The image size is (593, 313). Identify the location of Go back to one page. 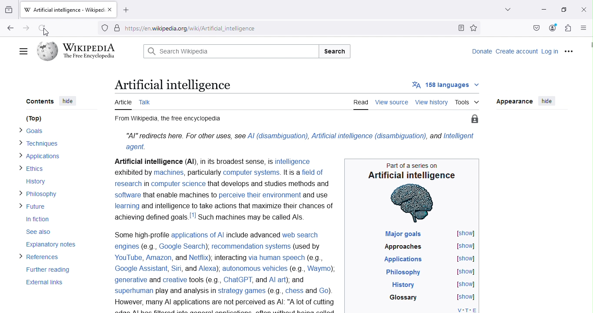
(12, 29).